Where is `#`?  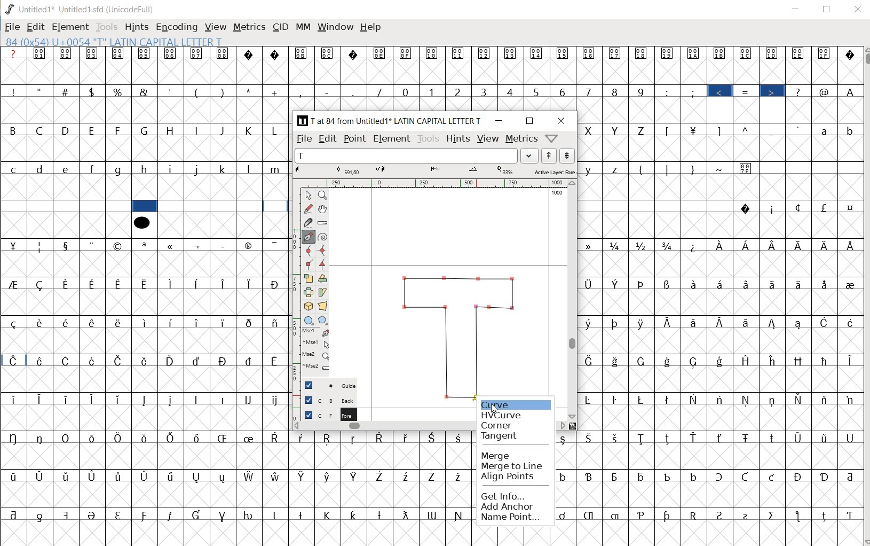
# is located at coordinates (66, 92).